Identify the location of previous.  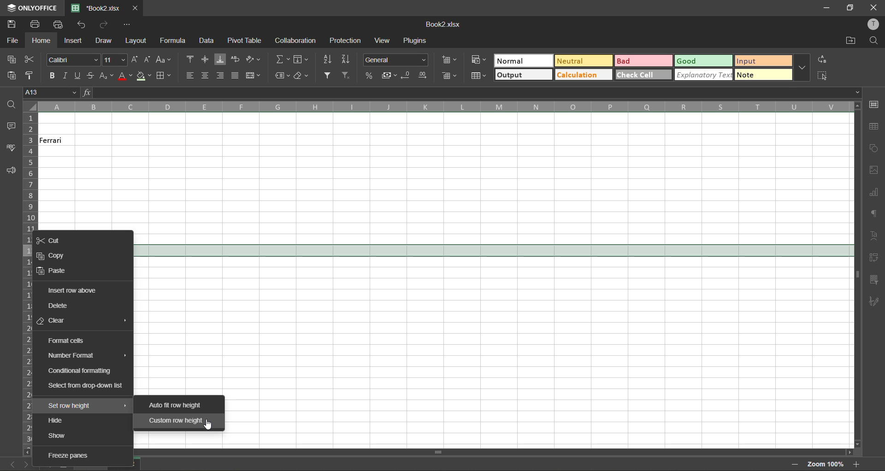
(9, 463).